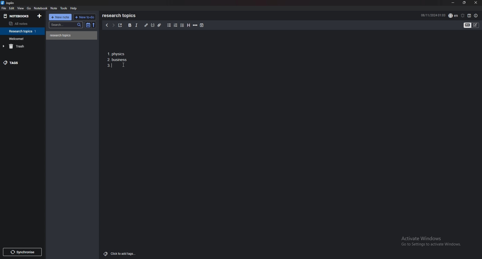  What do you see at coordinates (433, 15) in the screenshot?
I see `08/11/2024 01:02` at bounding box center [433, 15].